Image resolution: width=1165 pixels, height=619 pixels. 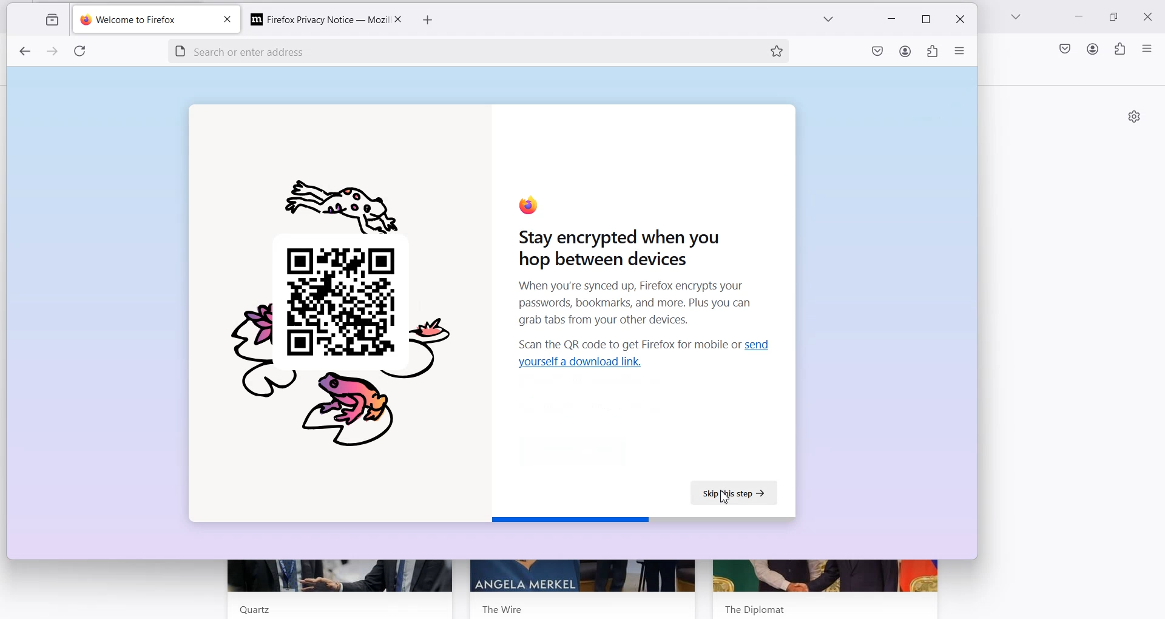 What do you see at coordinates (335, 303) in the screenshot?
I see `Picture` at bounding box center [335, 303].